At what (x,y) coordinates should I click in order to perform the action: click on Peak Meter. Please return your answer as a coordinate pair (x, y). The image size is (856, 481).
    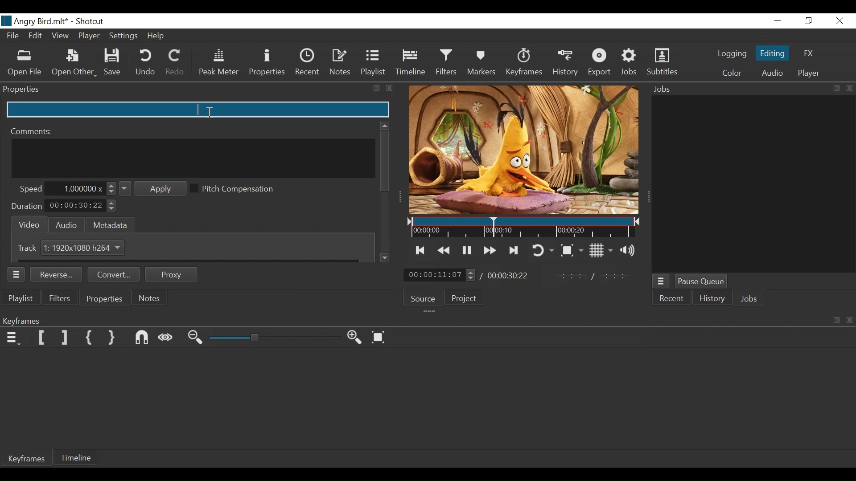
    Looking at the image, I should click on (217, 63).